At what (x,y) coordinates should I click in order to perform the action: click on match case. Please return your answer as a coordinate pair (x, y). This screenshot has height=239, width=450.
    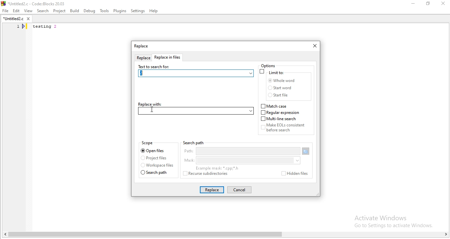
    Looking at the image, I should click on (275, 106).